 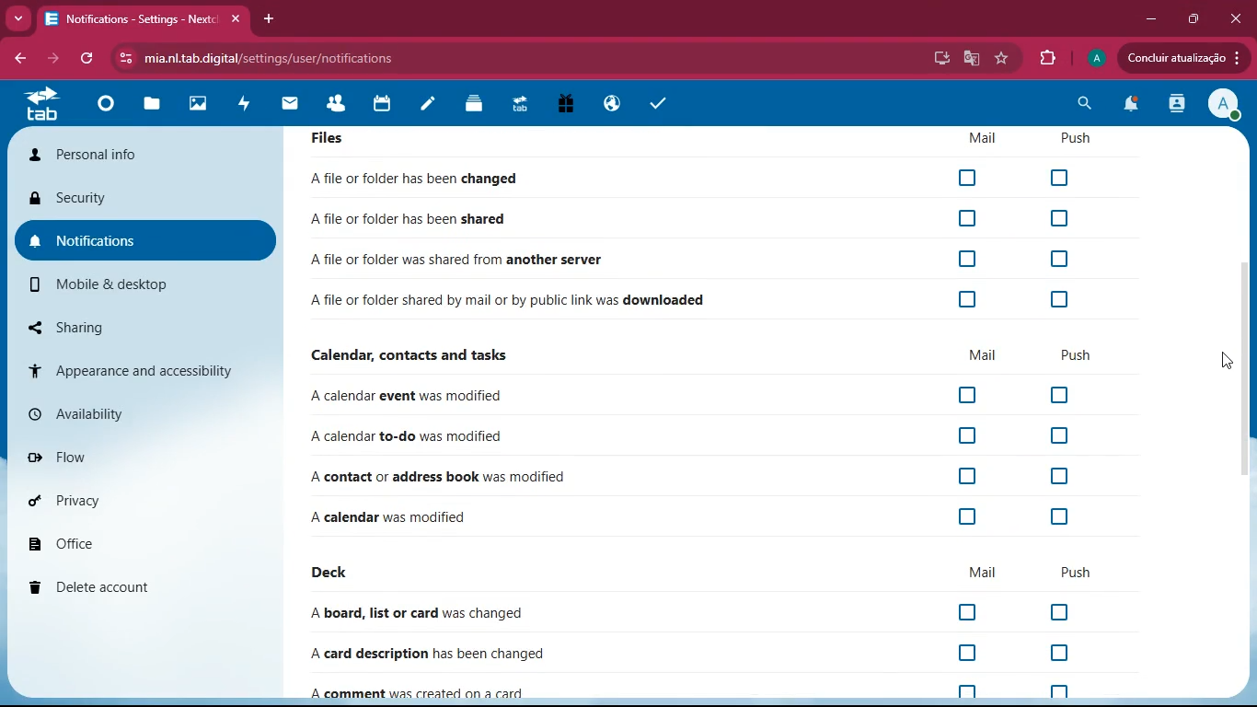 What do you see at coordinates (435, 652) in the screenshot?
I see `card description` at bounding box center [435, 652].